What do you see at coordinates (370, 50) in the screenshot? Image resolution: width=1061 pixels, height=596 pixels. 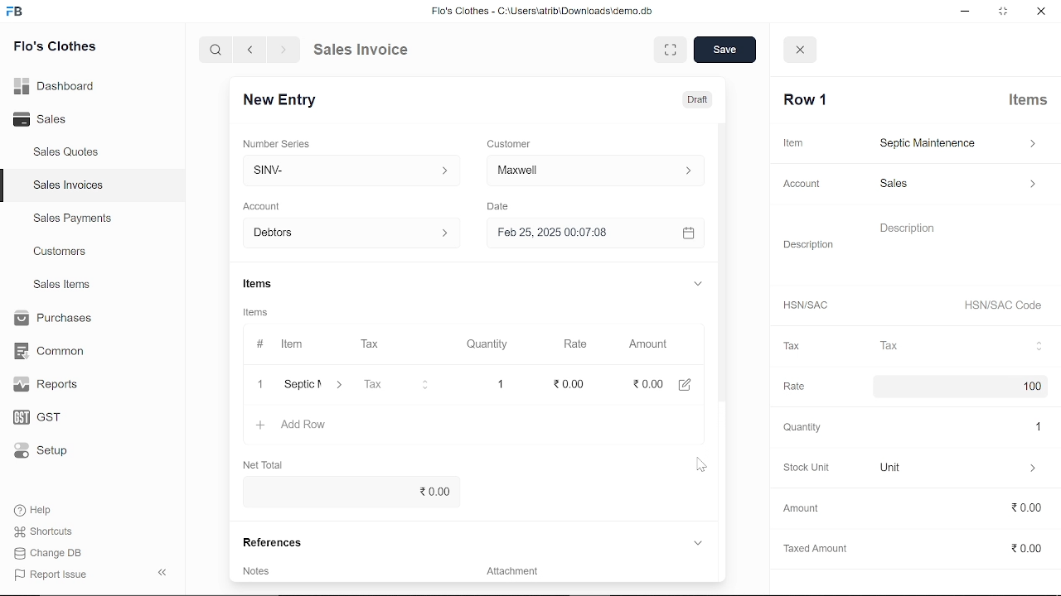 I see ` Sales Invoice` at bounding box center [370, 50].